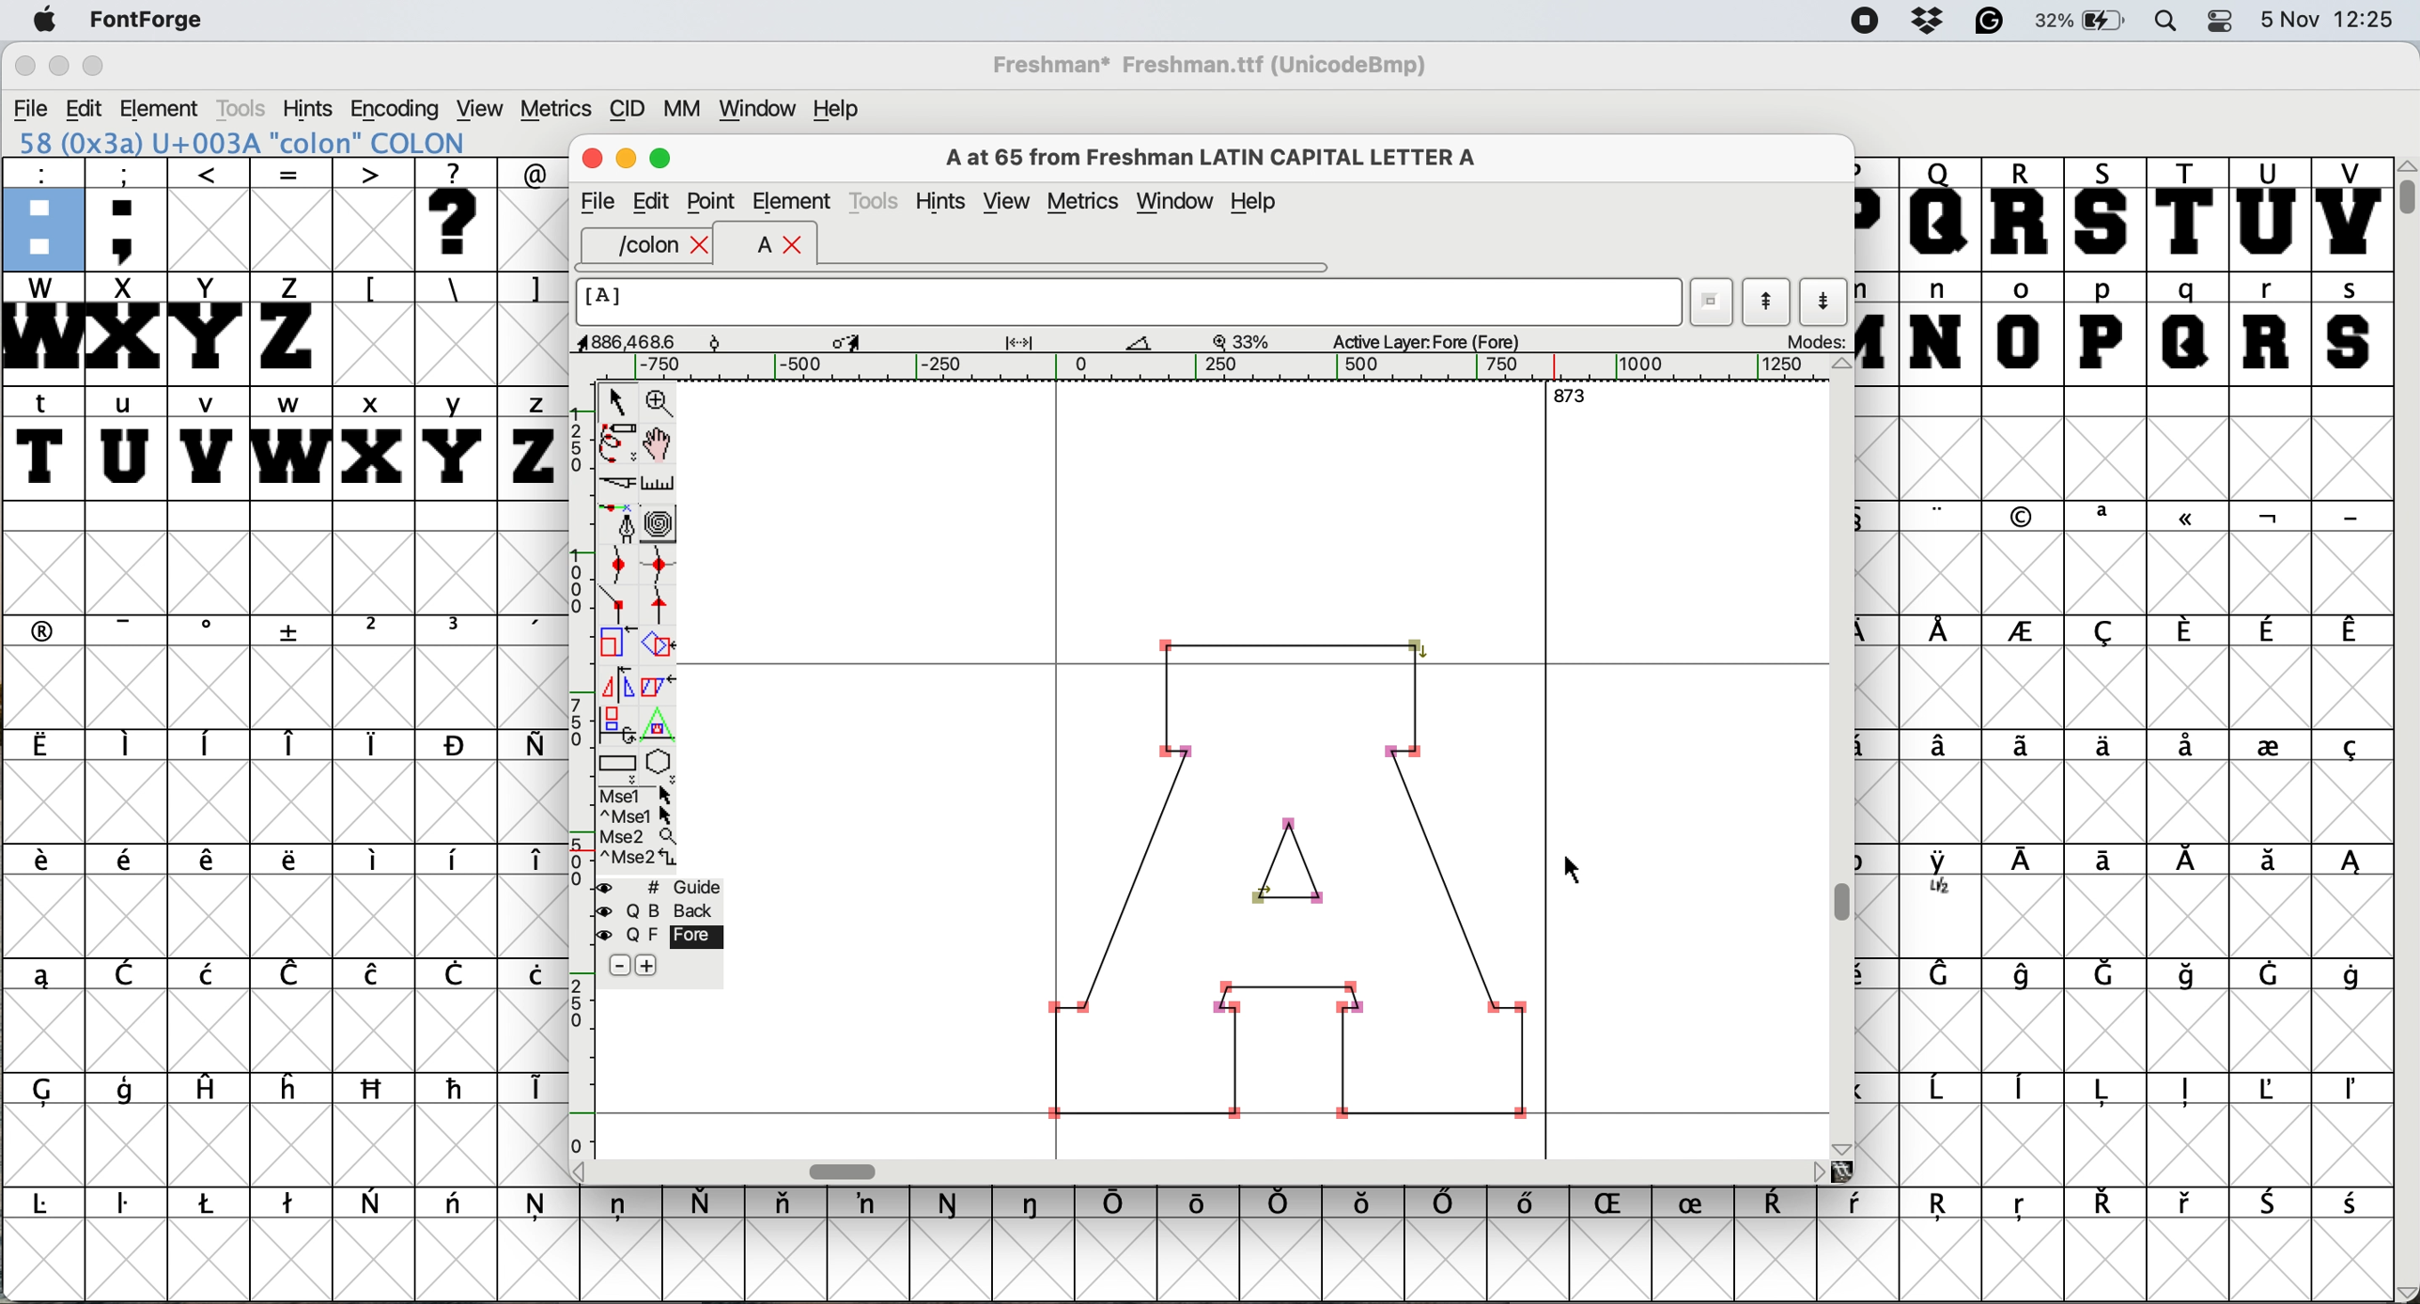 This screenshot has height=1304, width=2420. What do you see at coordinates (2022, 633) in the screenshot?
I see `symbol` at bounding box center [2022, 633].